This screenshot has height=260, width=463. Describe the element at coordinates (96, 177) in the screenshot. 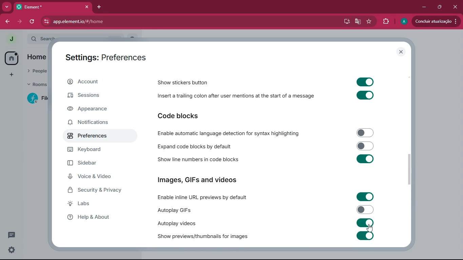

I see `voice` at that location.